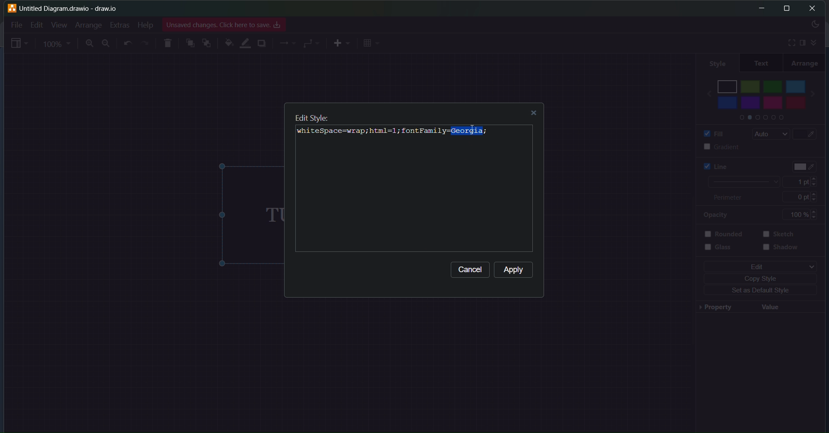 This screenshot has height=433, width=829. Describe the element at coordinates (392, 133) in the screenshot. I see `whi teSpace=wrap;html=1; fontFamily=Geordia;` at that location.